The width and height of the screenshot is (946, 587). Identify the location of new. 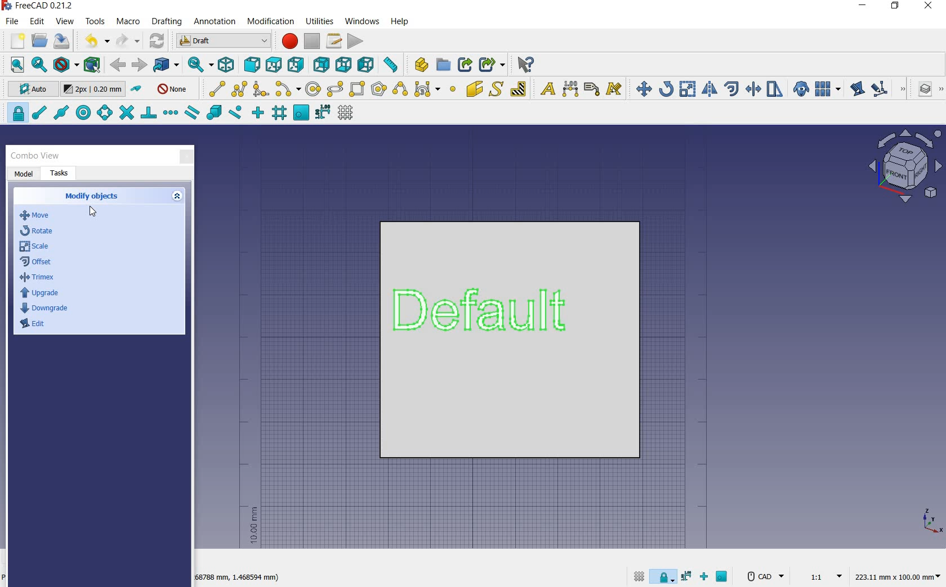
(13, 42).